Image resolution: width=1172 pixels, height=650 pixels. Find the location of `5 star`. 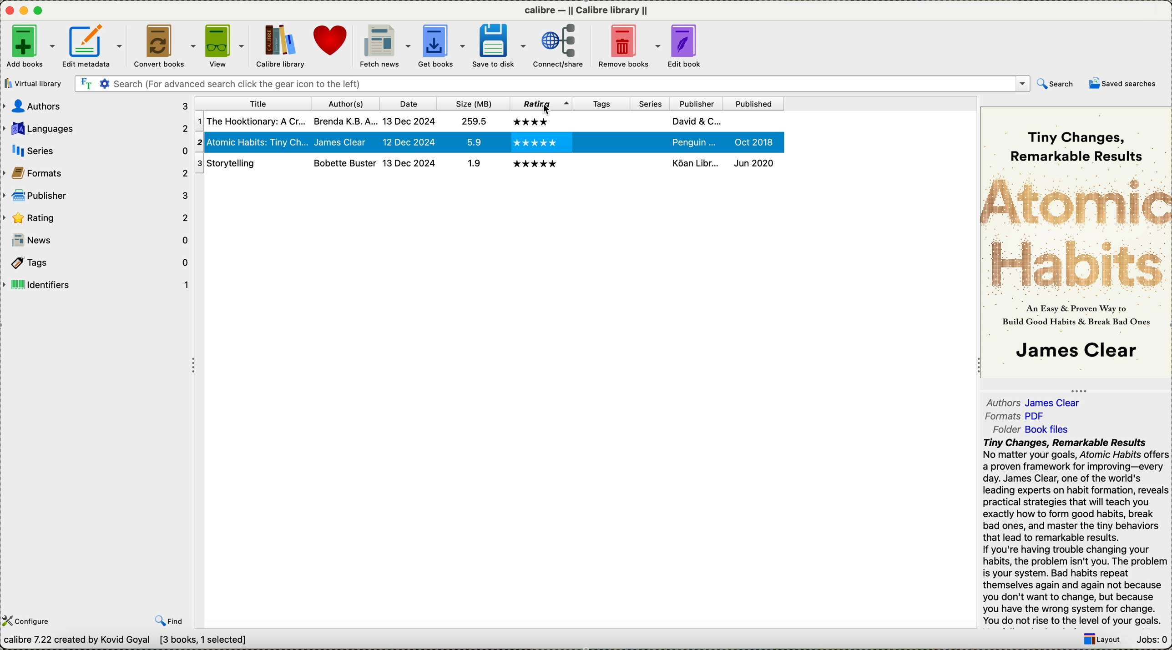

5 star is located at coordinates (533, 142).